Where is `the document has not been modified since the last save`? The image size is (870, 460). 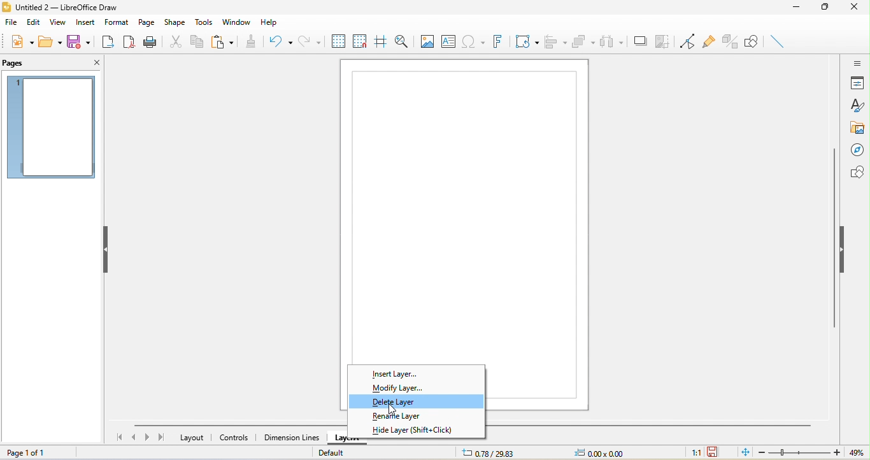 the document has not been modified since the last save is located at coordinates (717, 453).